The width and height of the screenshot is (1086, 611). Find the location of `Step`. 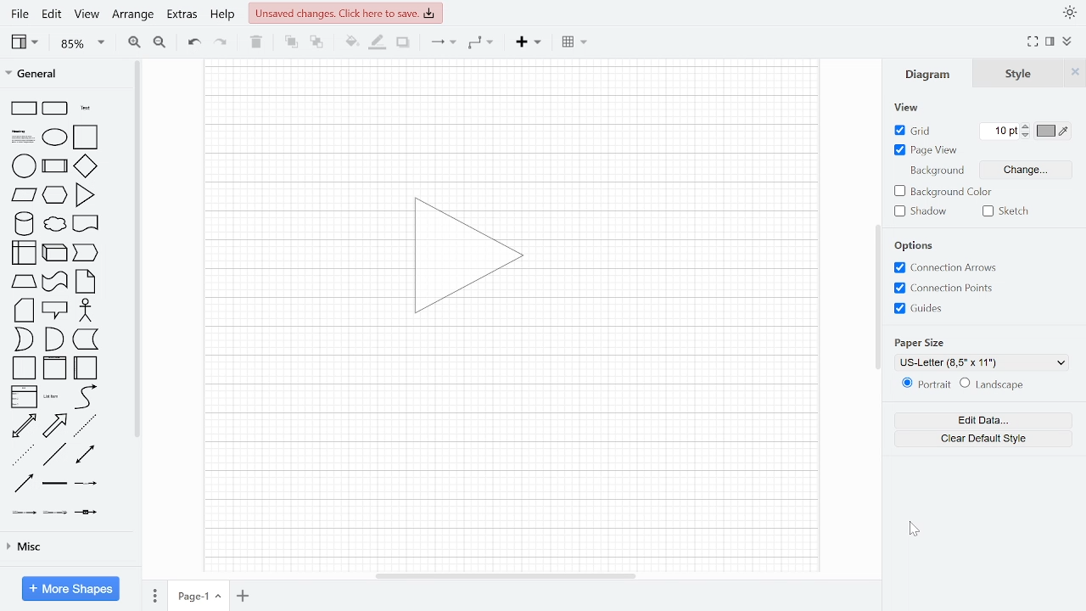

Step is located at coordinates (85, 253).